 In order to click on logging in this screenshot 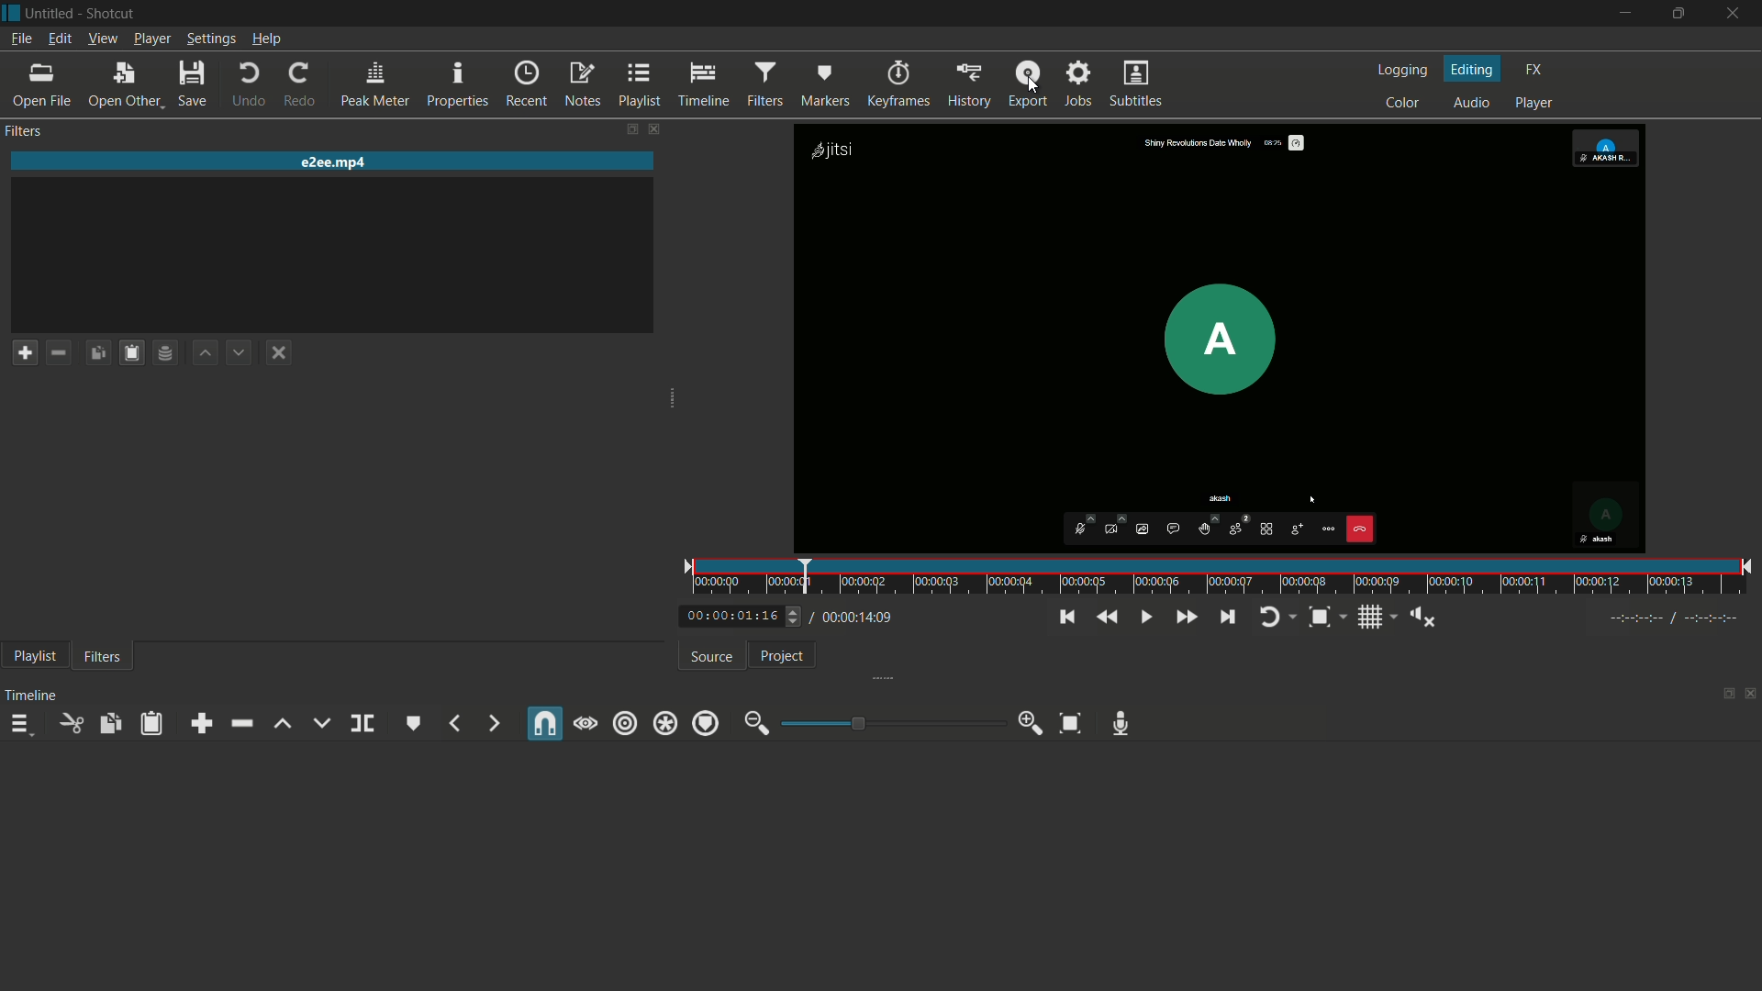, I will do `click(1402, 71)`.